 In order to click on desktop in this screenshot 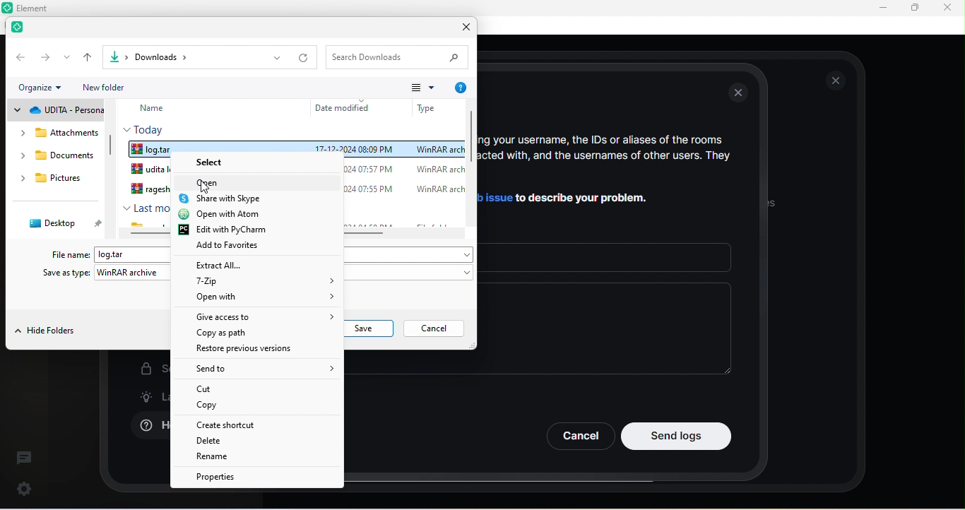, I will do `click(61, 223)`.